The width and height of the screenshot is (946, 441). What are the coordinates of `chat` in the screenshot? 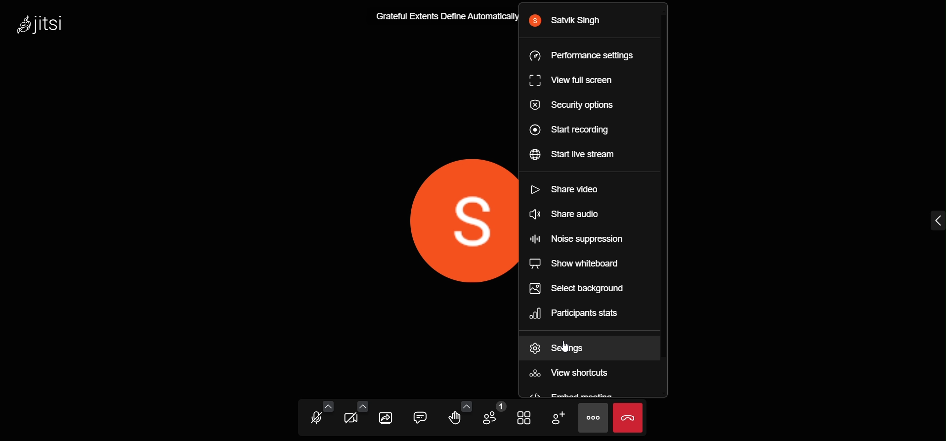 It's located at (418, 416).